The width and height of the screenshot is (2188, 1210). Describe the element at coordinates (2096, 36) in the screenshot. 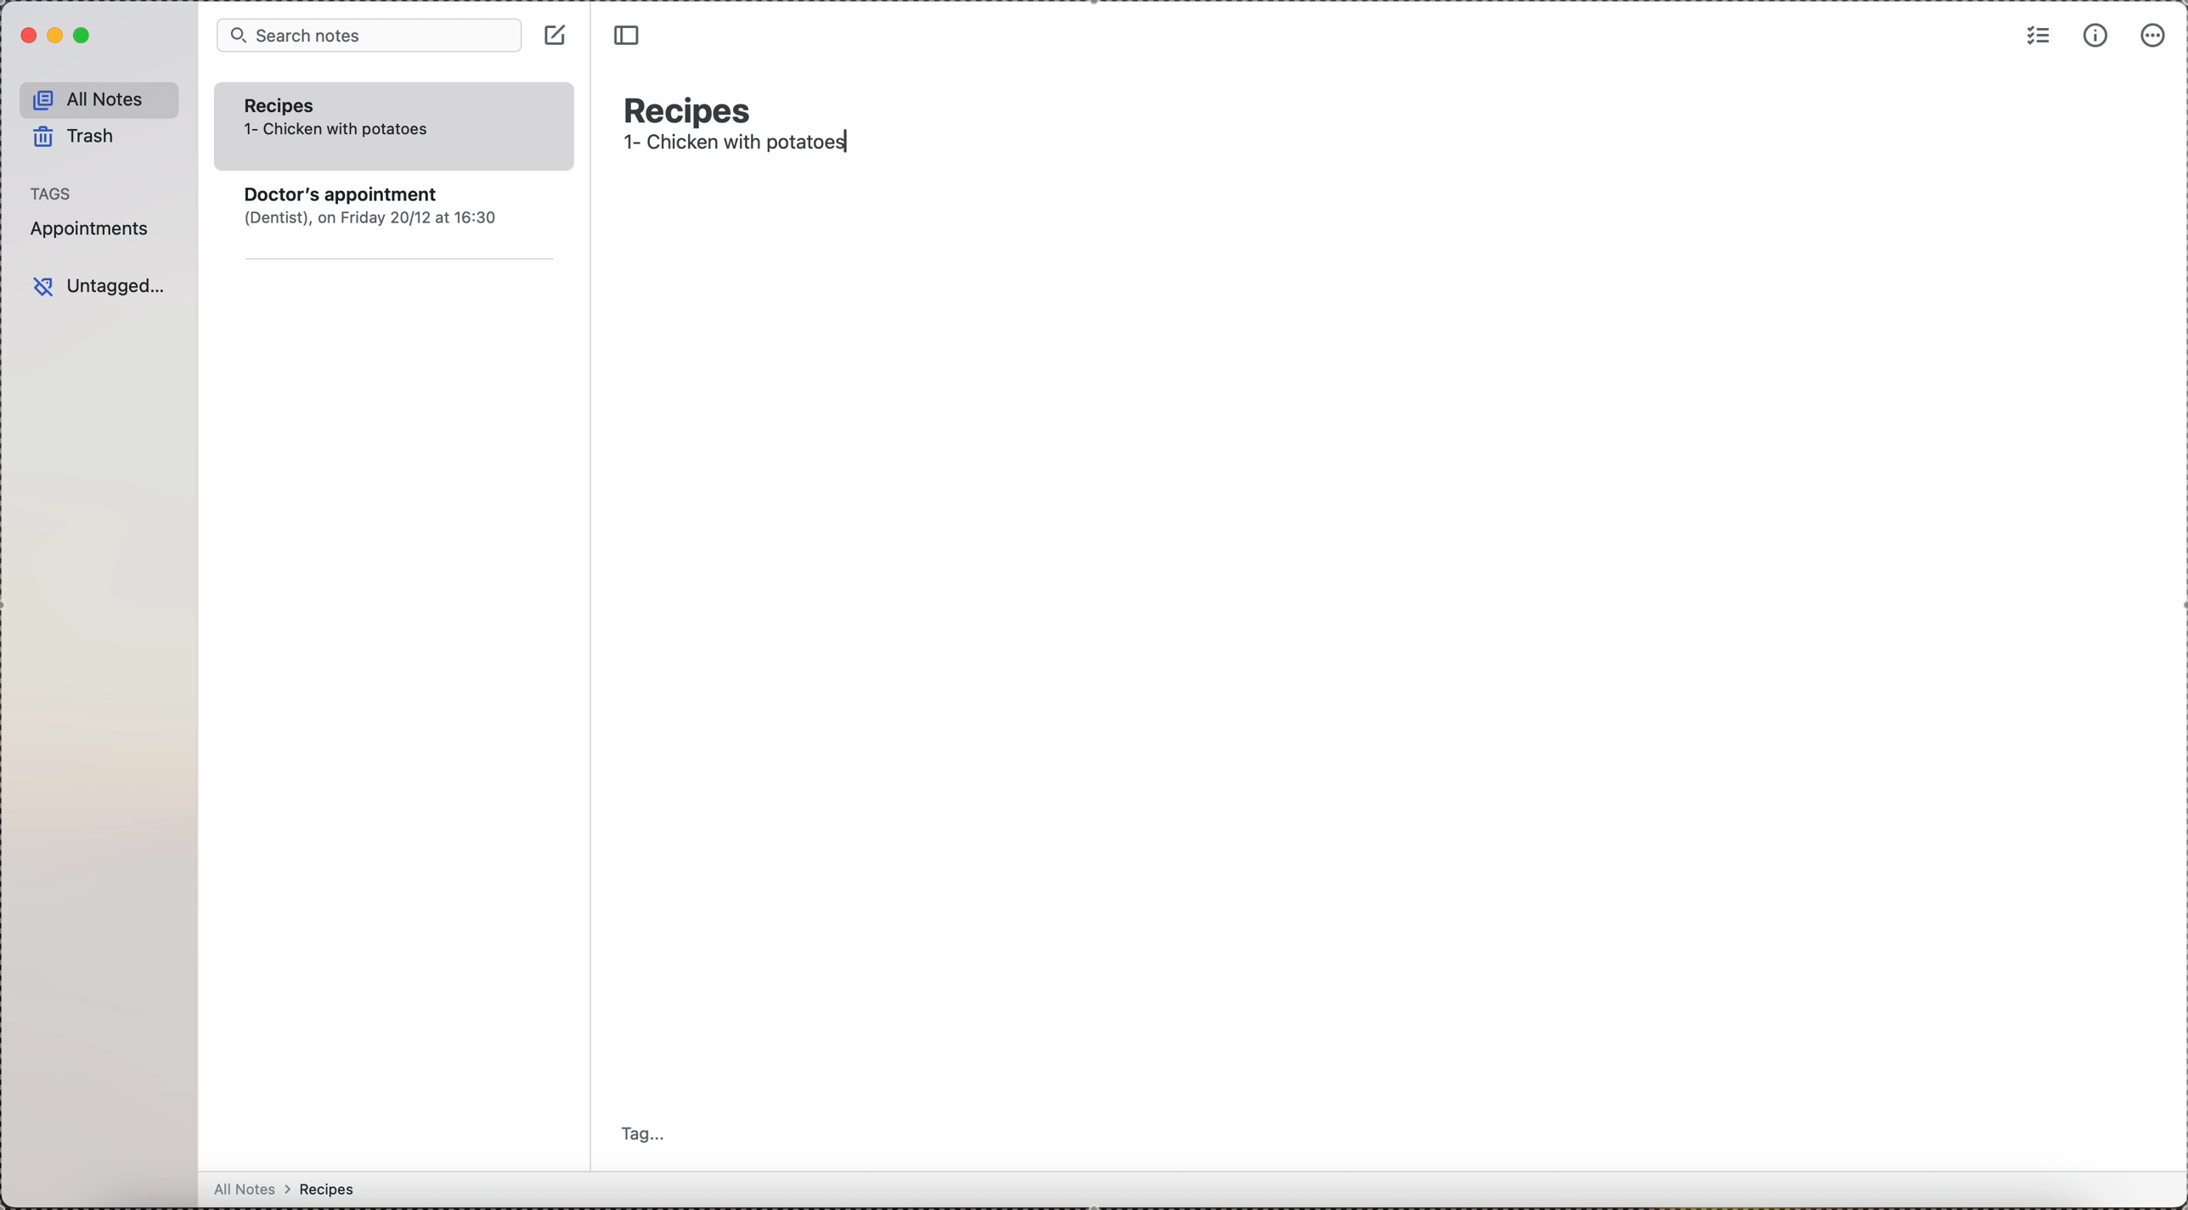

I see `metrics` at that location.